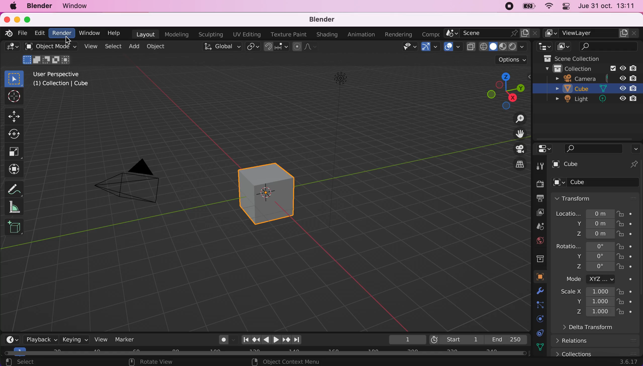 Image resolution: width=643 pixels, height=366 pixels. What do you see at coordinates (540, 277) in the screenshot?
I see `object` at bounding box center [540, 277].